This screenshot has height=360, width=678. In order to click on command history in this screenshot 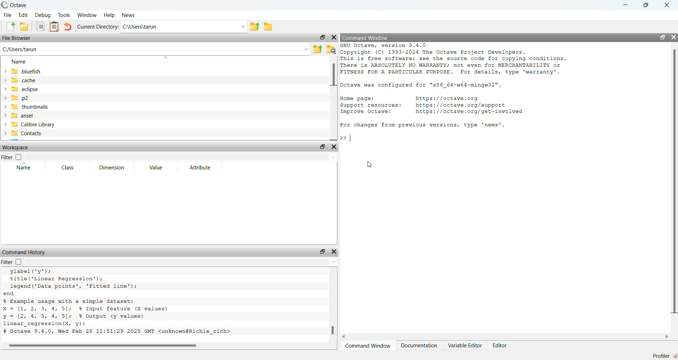, I will do `click(25, 252)`.